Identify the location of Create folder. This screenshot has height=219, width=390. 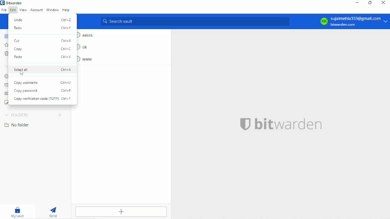
(60, 114).